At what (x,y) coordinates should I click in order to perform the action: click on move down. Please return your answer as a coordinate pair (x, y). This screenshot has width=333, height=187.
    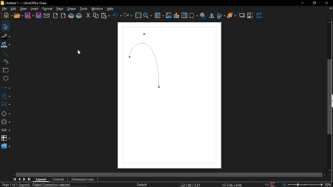
    Looking at the image, I should click on (330, 170).